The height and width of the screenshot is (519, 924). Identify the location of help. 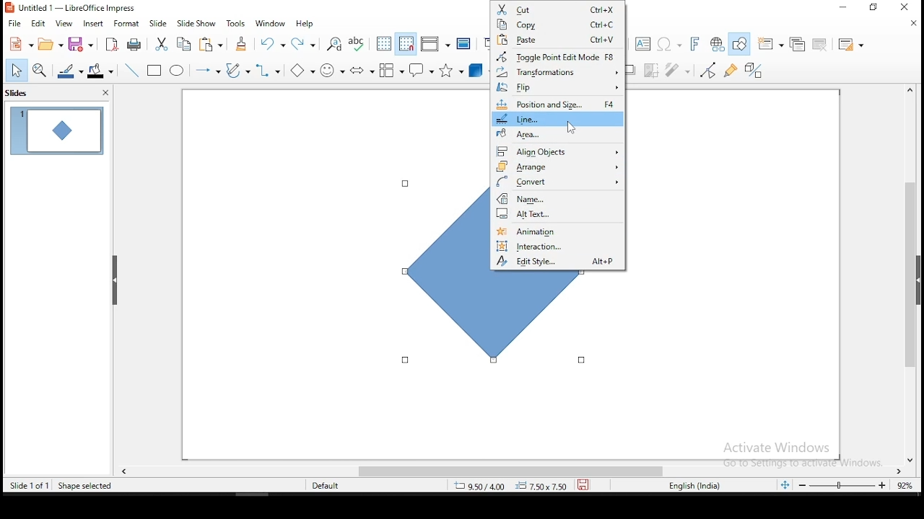
(305, 25).